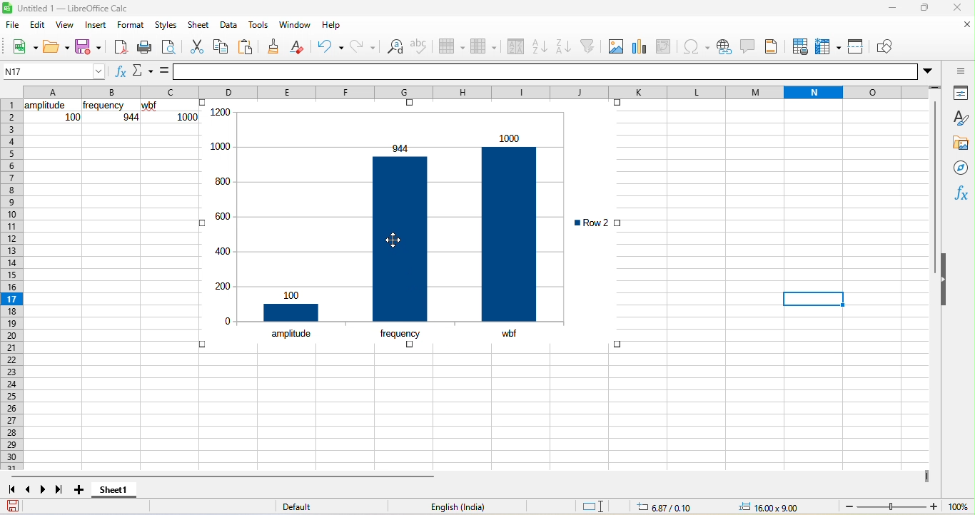 This screenshot has height=515, width=975. What do you see at coordinates (141, 72) in the screenshot?
I see `select function` at bounding box center [141, 72].